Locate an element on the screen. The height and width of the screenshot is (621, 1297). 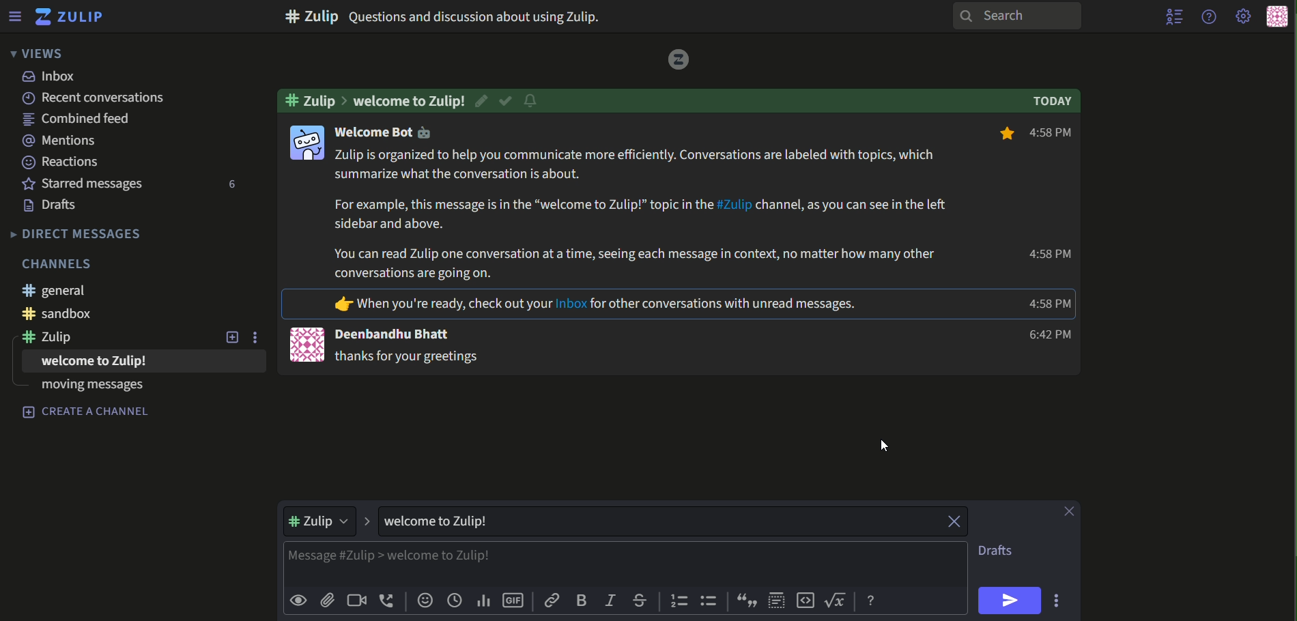
math is located at coordinates (838, 601).